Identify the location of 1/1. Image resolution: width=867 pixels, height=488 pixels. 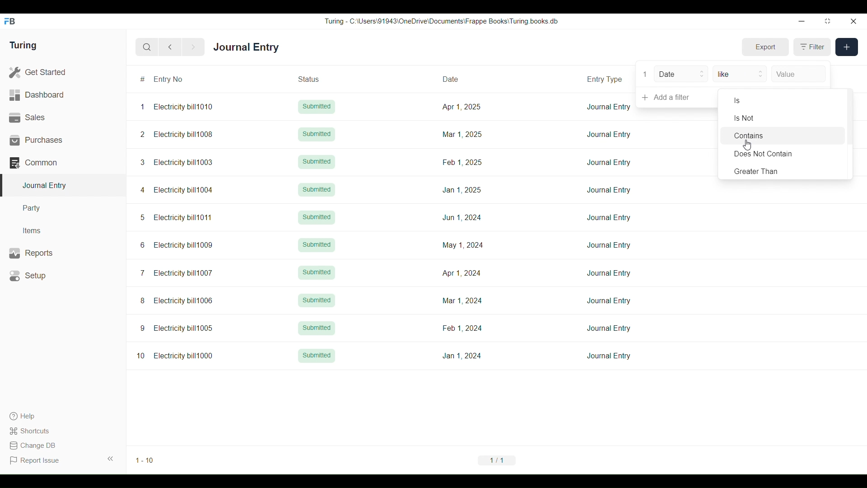
(497, 460).